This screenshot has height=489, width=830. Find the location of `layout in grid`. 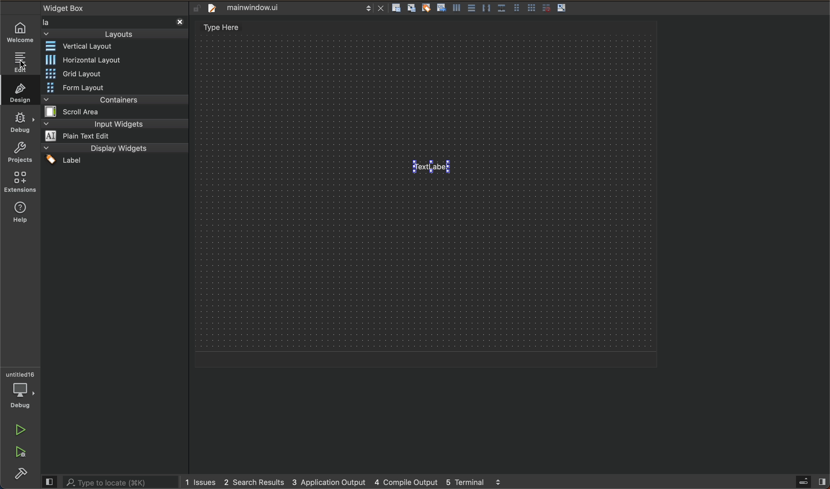

layout in grid is located at coordinates (533, 9).